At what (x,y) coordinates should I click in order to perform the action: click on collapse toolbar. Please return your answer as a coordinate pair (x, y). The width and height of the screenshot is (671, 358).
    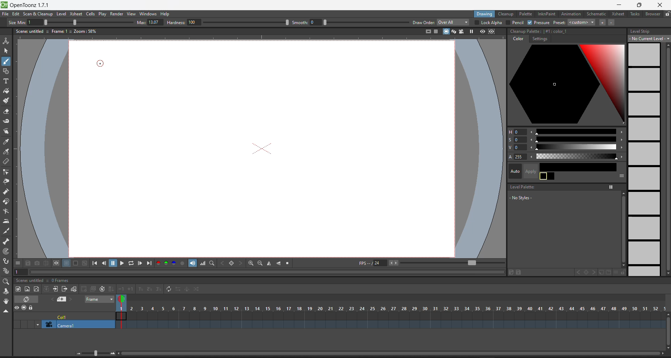
    Looking at the image, I should click on (7, 311).